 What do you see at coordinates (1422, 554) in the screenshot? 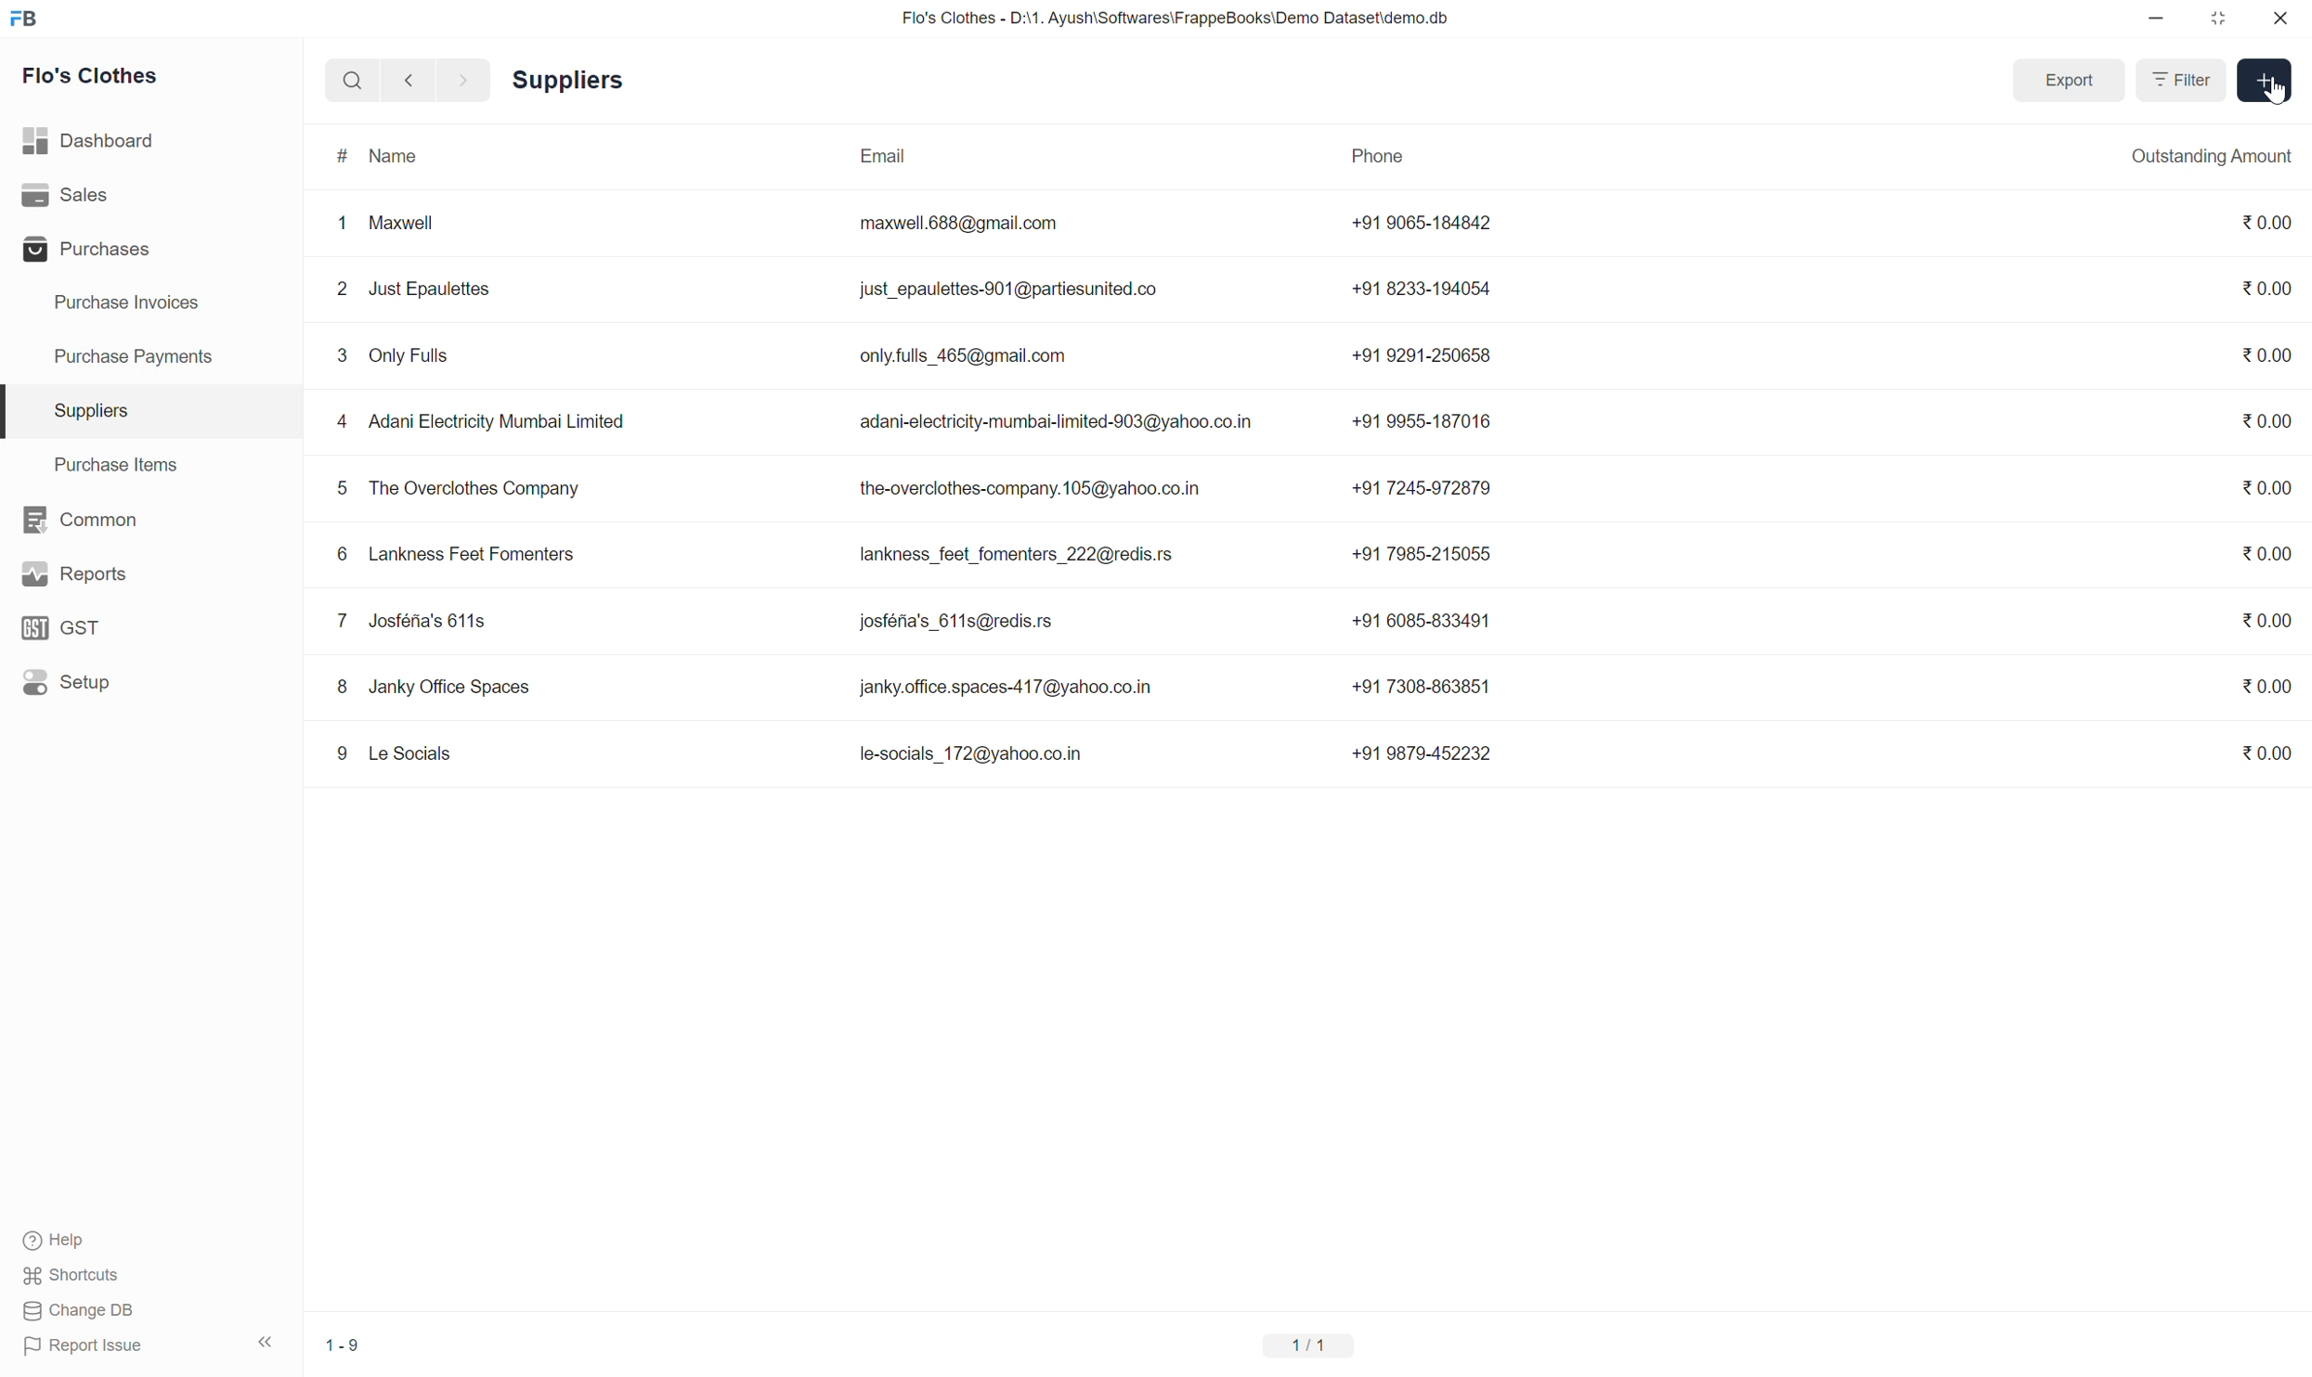
I see `+91 7985-215055` at bounding box center [1422, 554].